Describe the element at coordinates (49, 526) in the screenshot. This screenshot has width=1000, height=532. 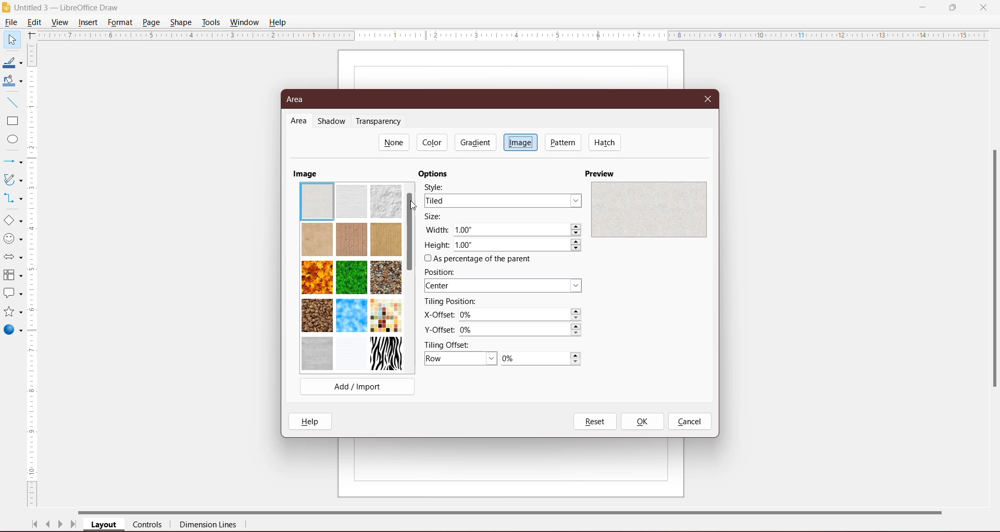
I see `Scroll to previous page` at that location.